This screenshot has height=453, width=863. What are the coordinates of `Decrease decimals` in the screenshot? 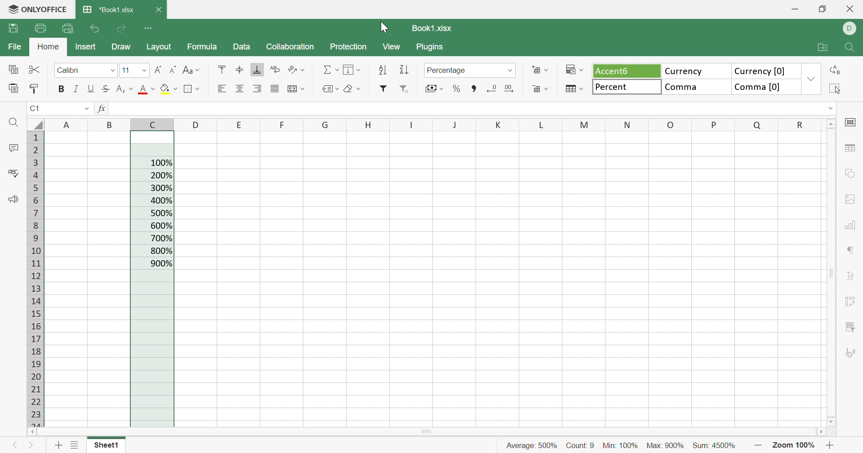 It's located at (493, 89).